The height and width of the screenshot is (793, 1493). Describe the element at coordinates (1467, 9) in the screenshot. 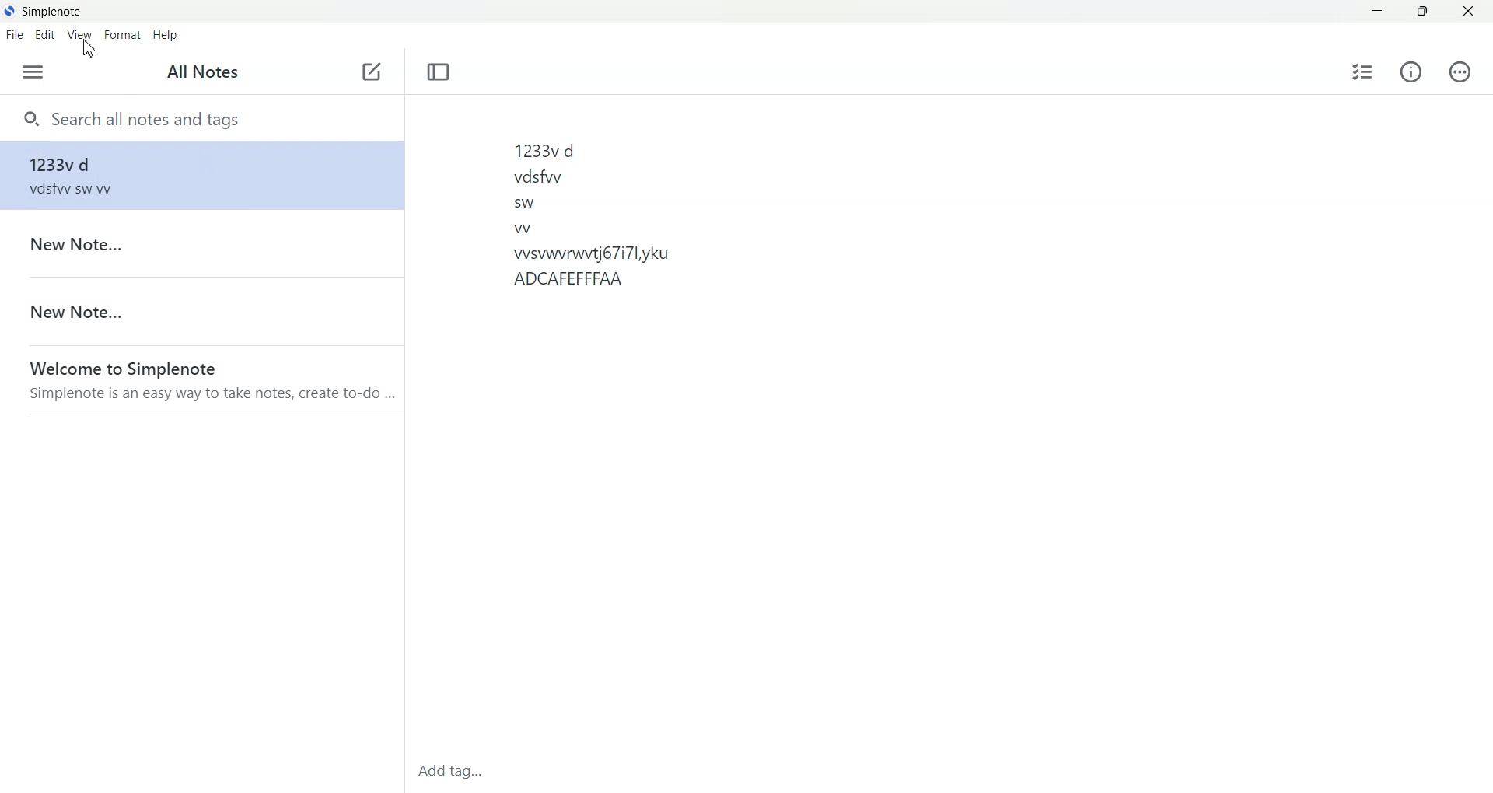

I see `Close` at that location.